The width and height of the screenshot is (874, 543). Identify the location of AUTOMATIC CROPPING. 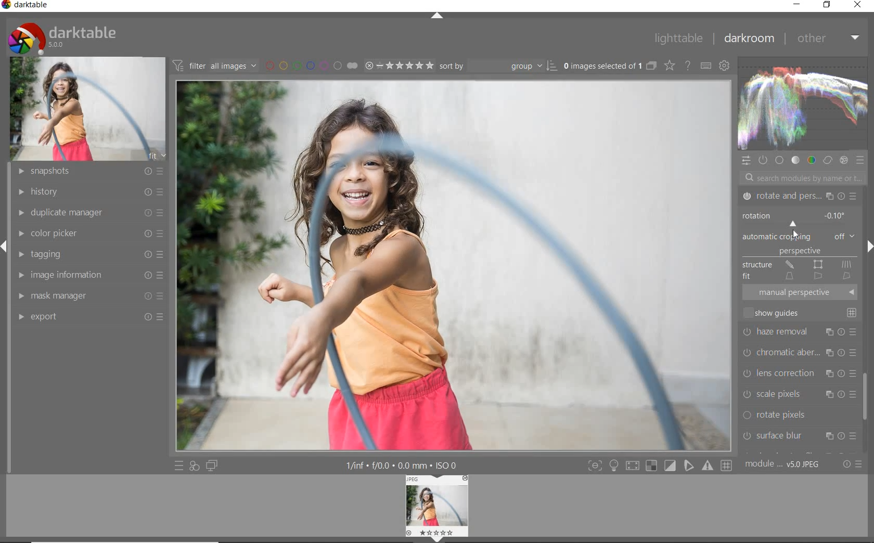
(800, 237).